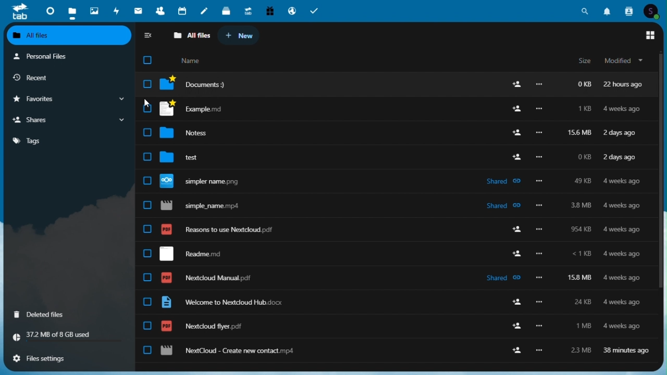  What do you see at coordinates (582, 157) in the screenshot?
I see `0kb` at bounding box center [582, 157].